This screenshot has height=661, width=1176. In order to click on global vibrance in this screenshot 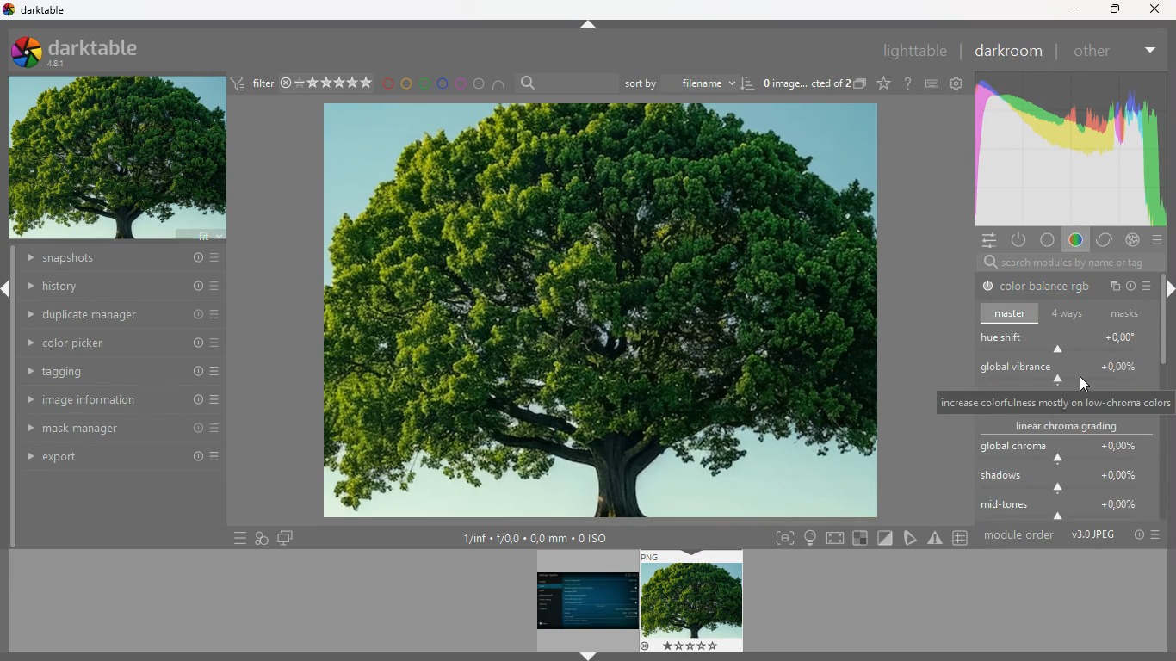, I will do `click(1061, 372)`.